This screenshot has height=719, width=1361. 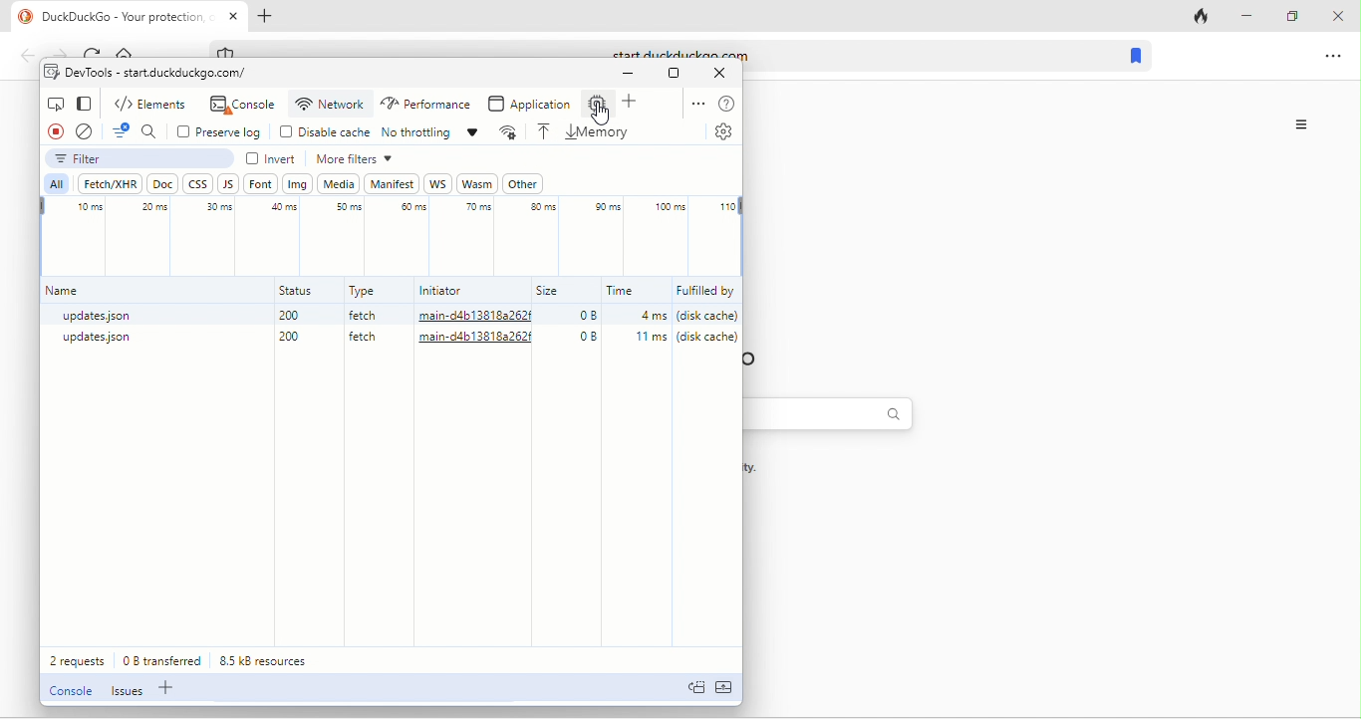 I want to click on 0B, so click(x=586, y=341).